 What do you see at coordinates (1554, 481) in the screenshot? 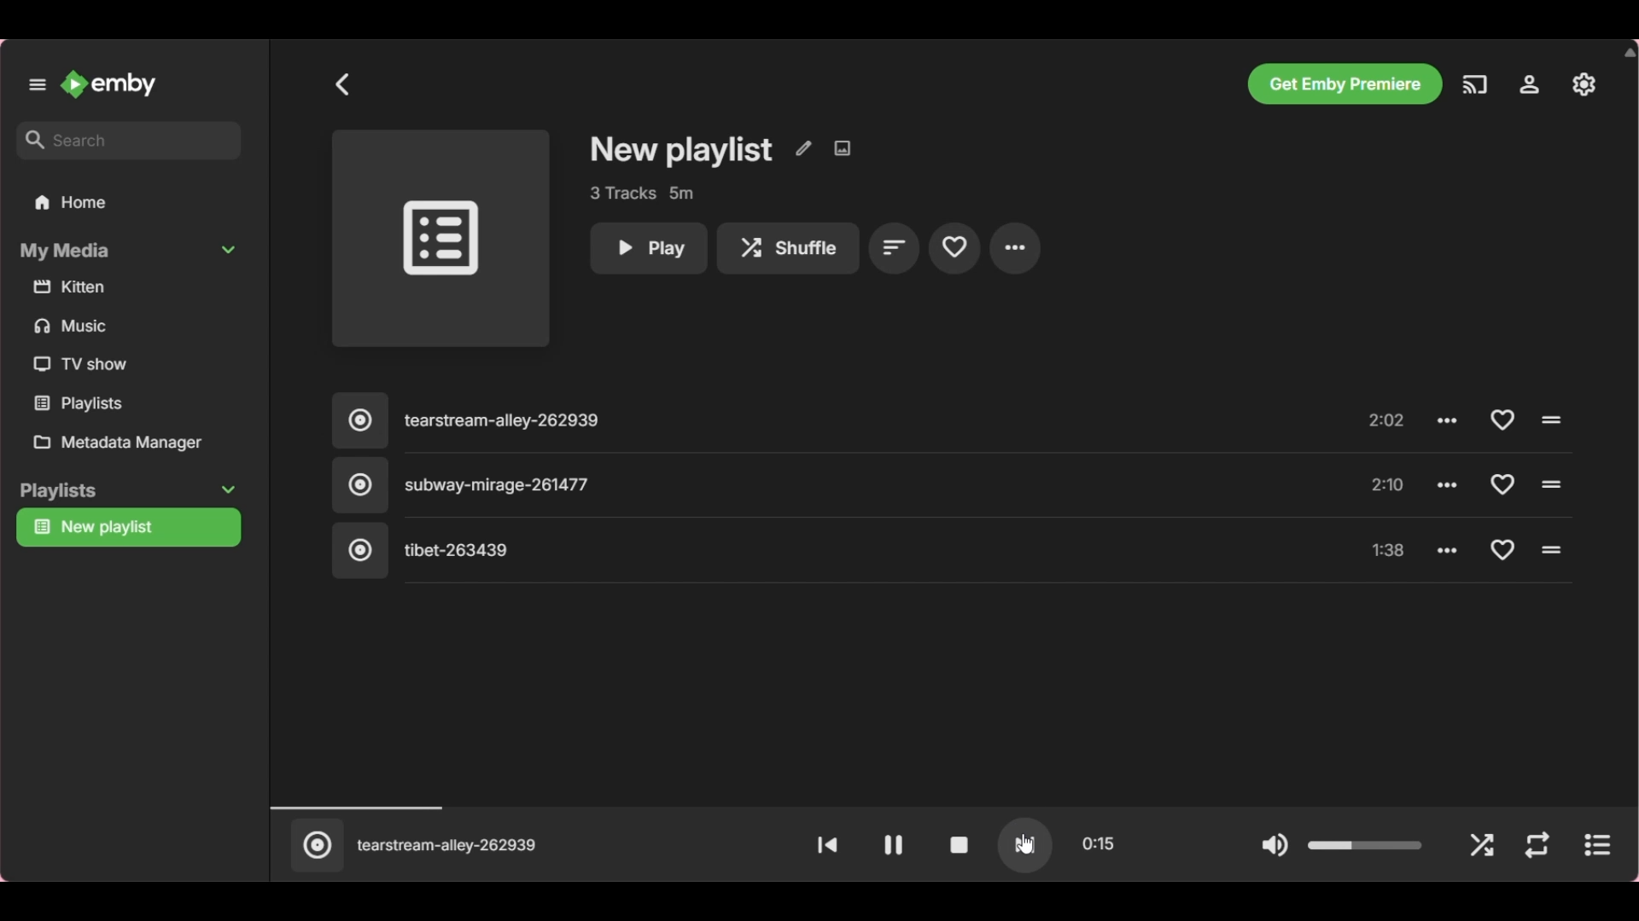
I see `click to play` at bounding box center [1554, 481].